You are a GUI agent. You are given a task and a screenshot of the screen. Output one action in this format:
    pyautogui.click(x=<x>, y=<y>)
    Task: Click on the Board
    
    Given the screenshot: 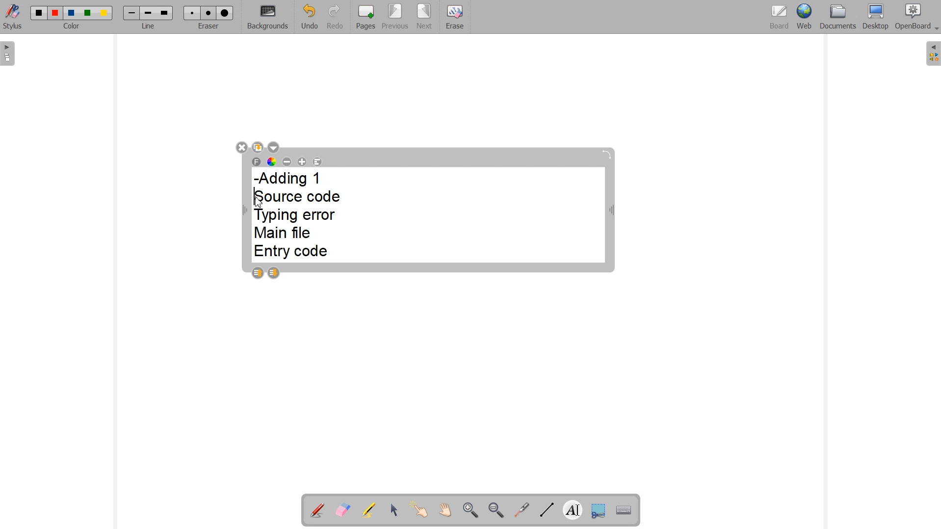 What is the action you would take?
    pyautogui.click(x=780, y=17)
    